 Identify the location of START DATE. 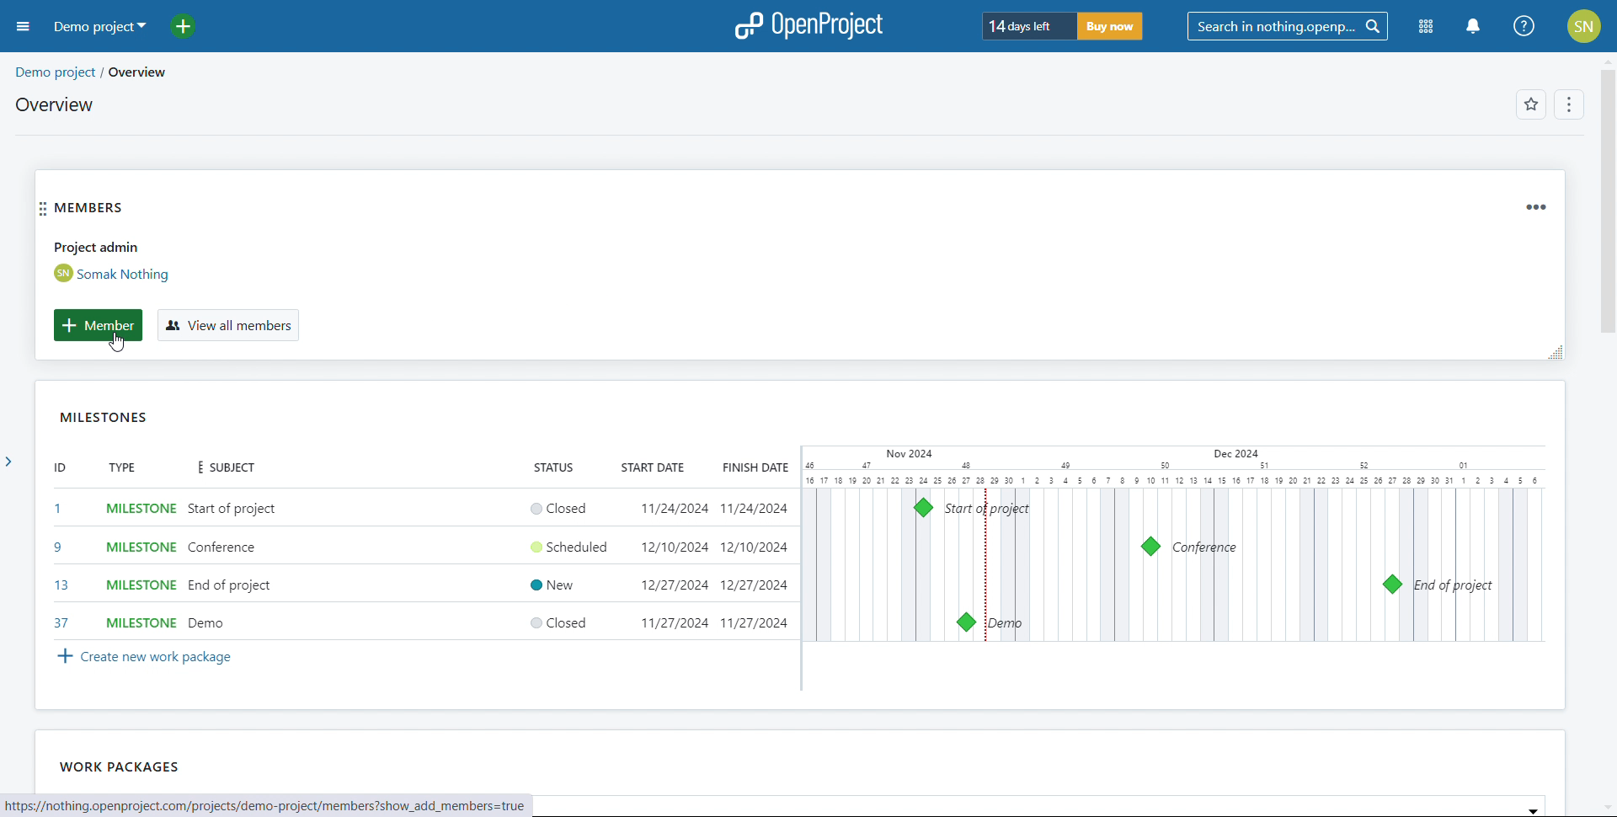
(655, 467).